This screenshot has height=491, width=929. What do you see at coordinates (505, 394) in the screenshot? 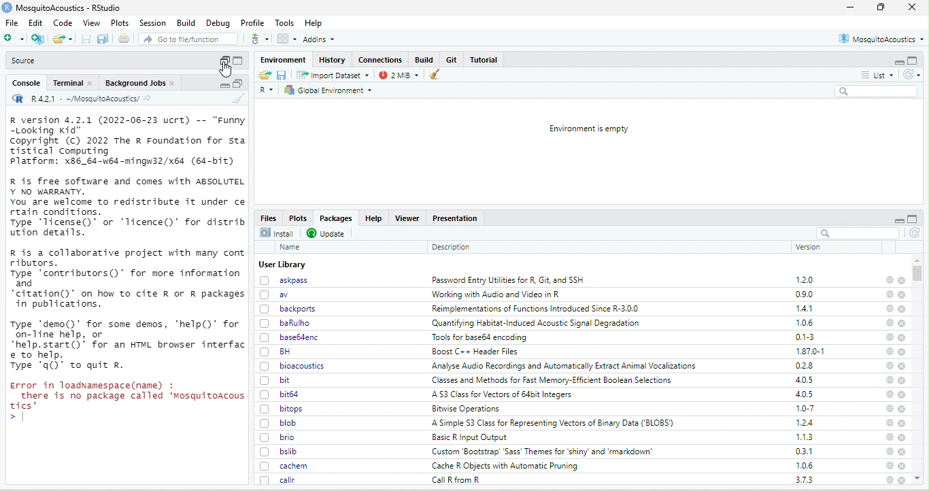
I see `‘A 53 Class for Vectors of 64bit Integers` at bounding box center [505, 394].